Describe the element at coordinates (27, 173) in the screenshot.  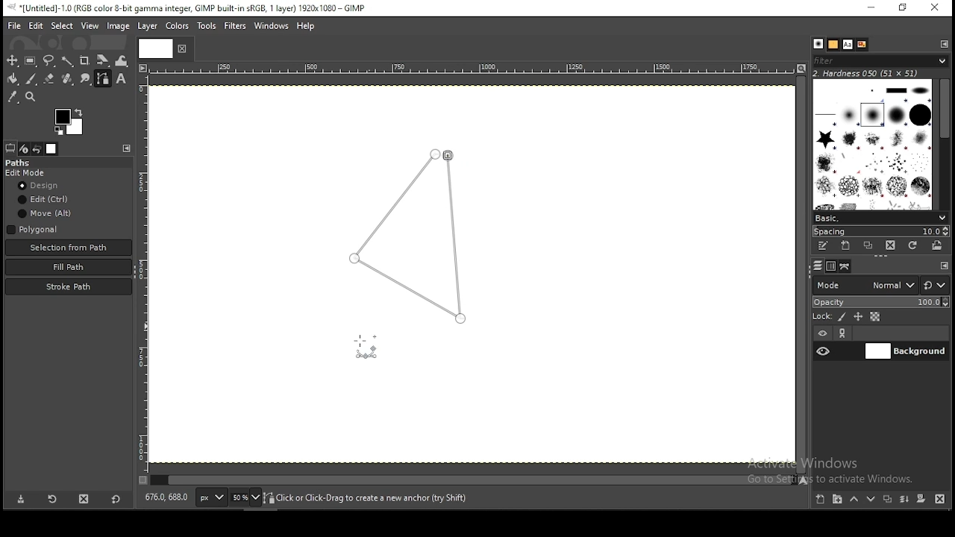
I see `edit mode` at that location.